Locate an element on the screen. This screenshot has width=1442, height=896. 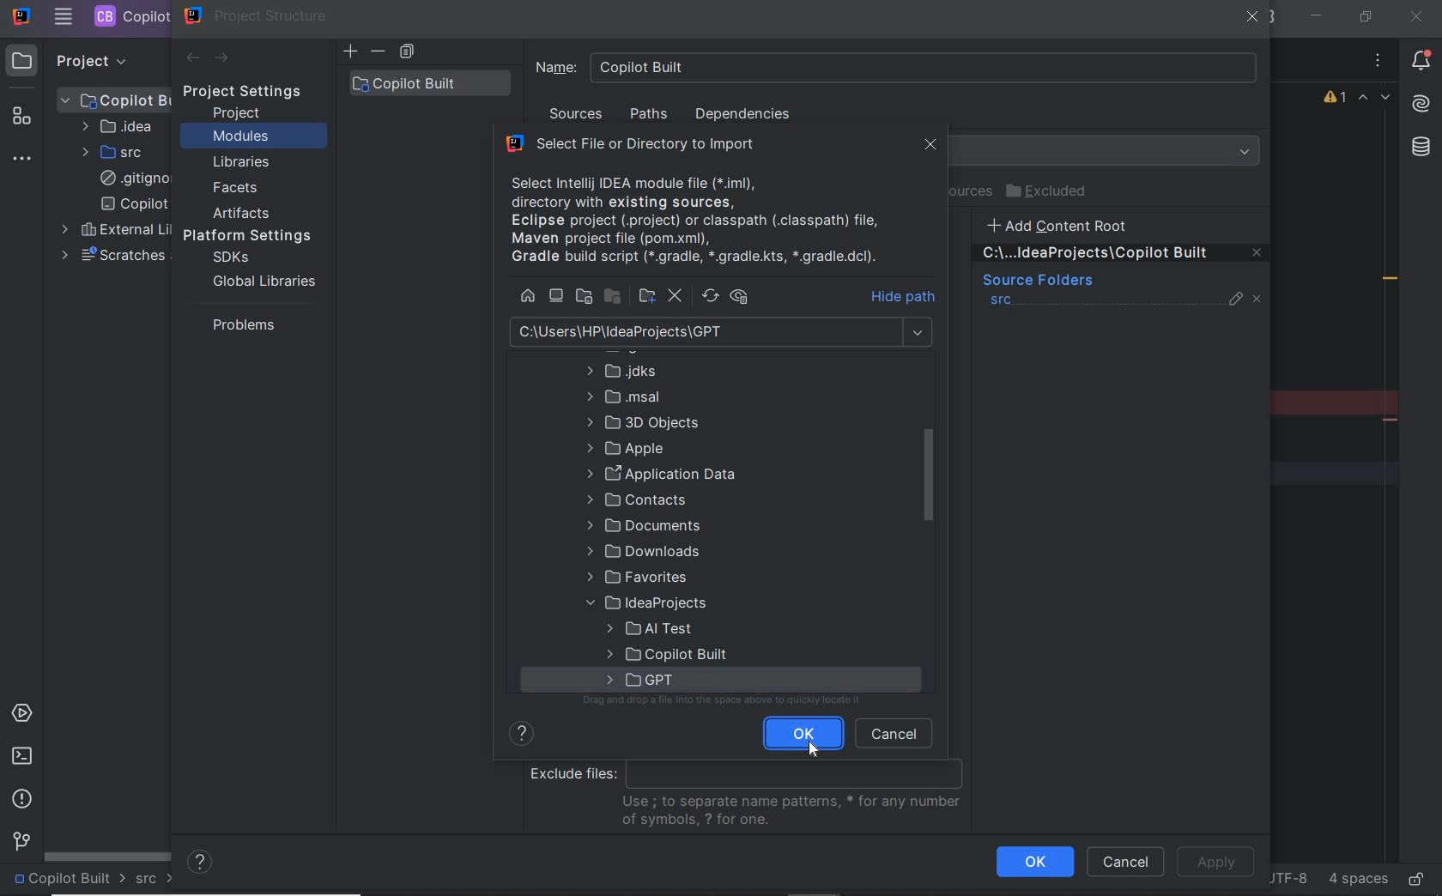
close is located at coordinates (1253, 19).